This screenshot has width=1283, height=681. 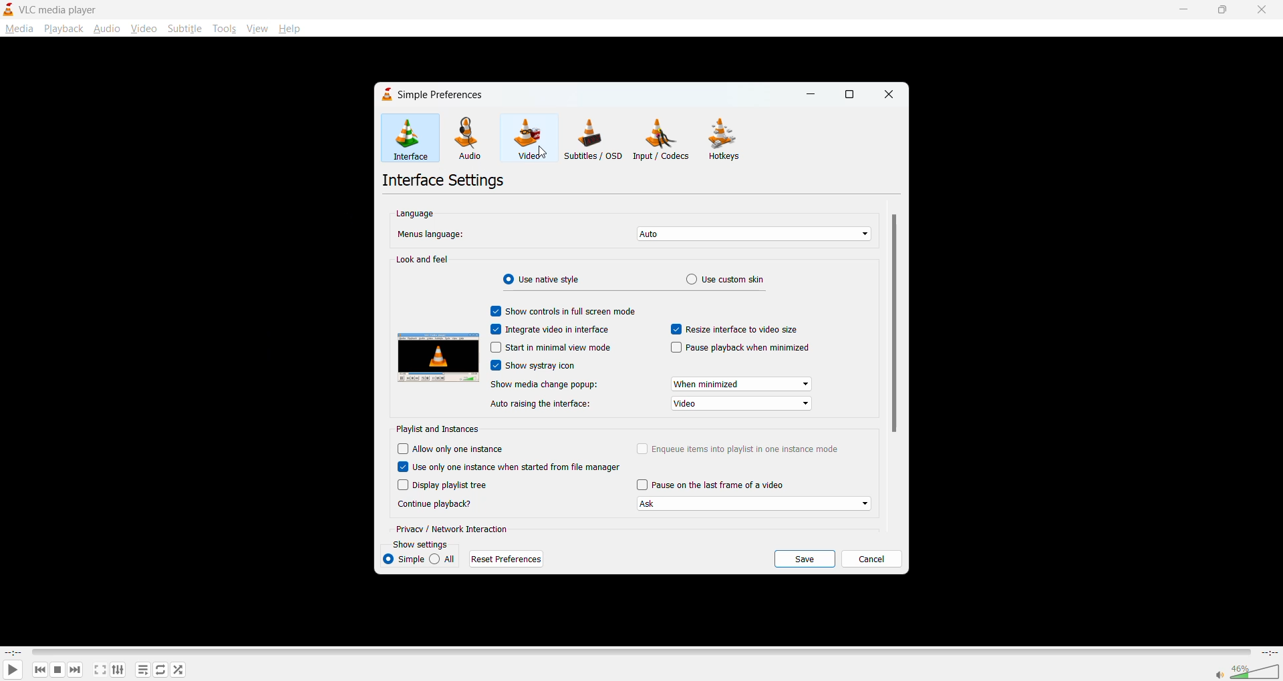 I want to click on help, so click(x=289, y=28).